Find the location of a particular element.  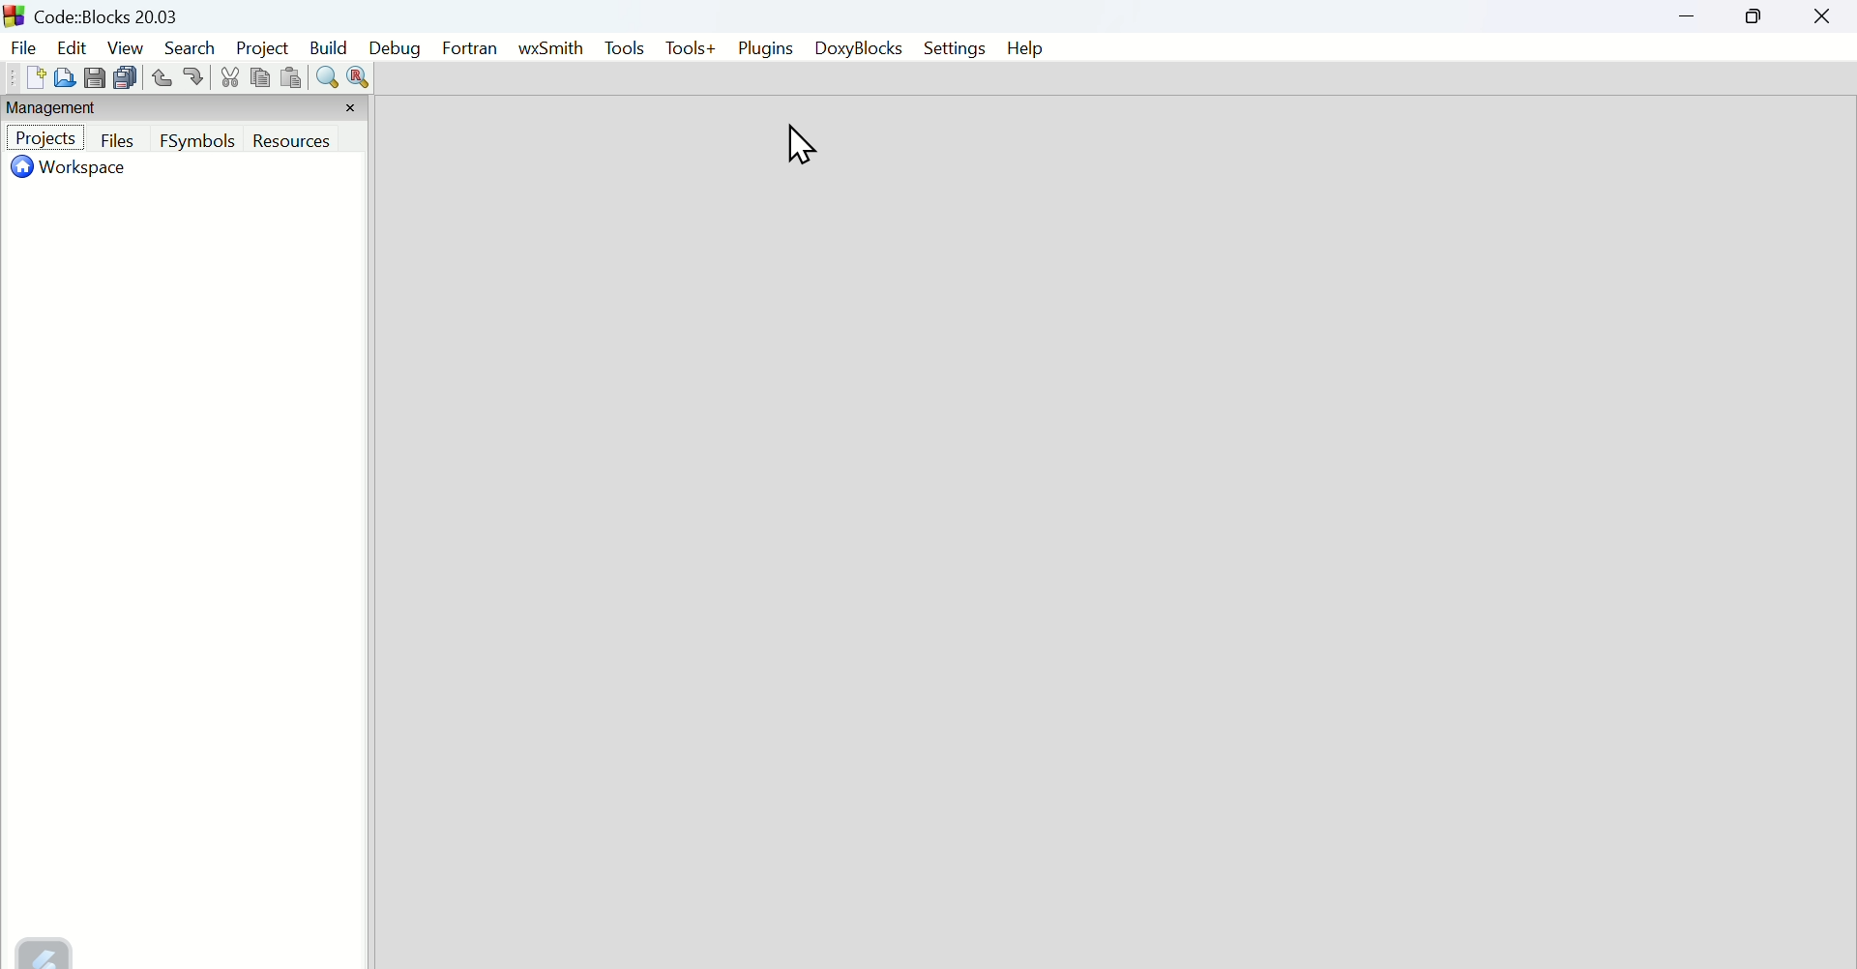

Find is located at coordinates (326, 76).